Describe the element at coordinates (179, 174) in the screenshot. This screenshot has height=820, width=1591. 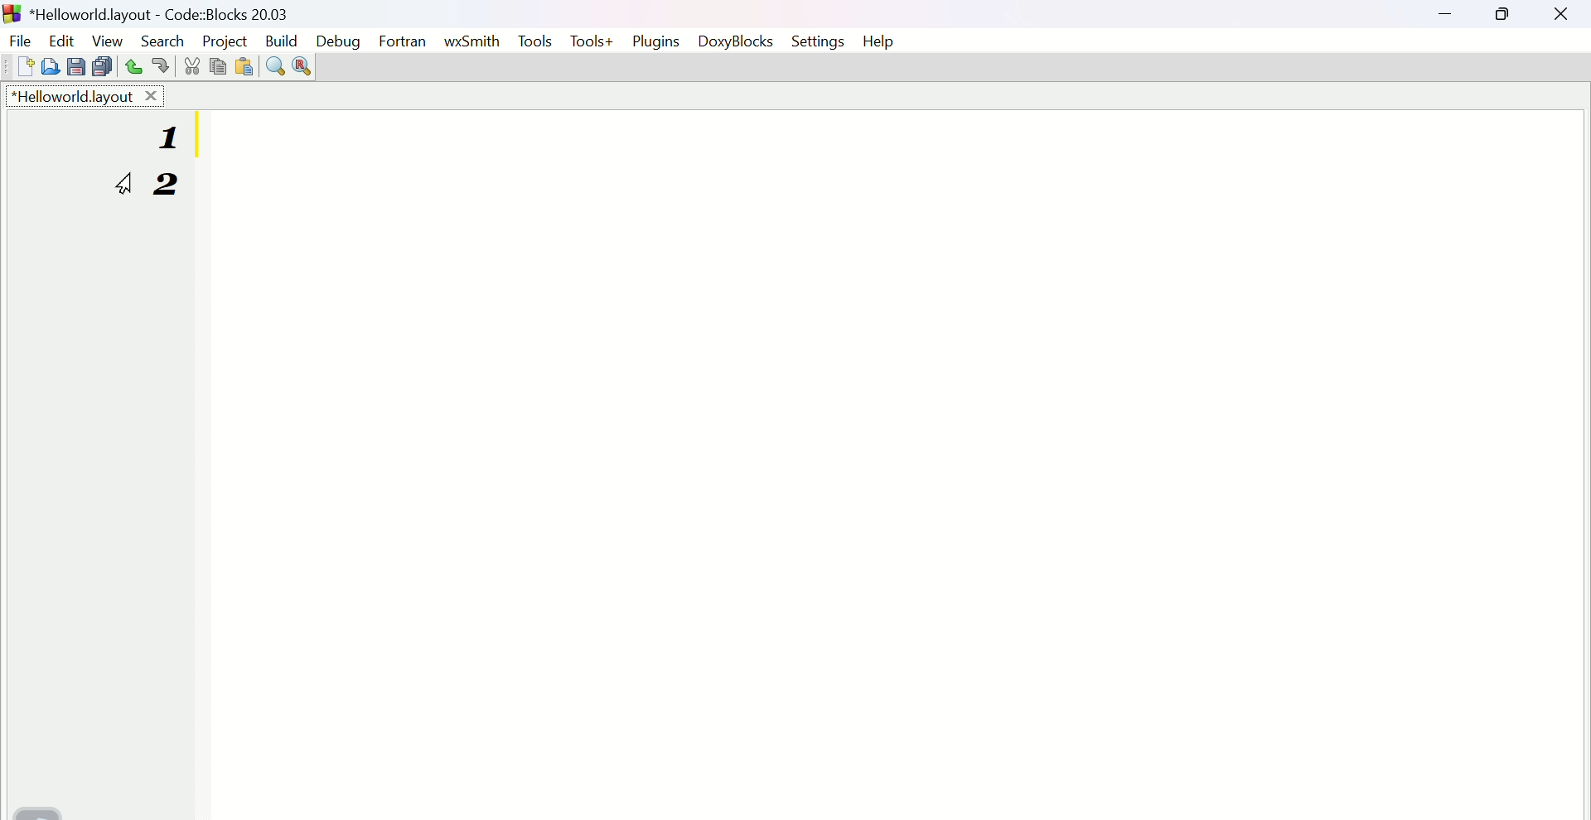
I see `1, 2` at that location.